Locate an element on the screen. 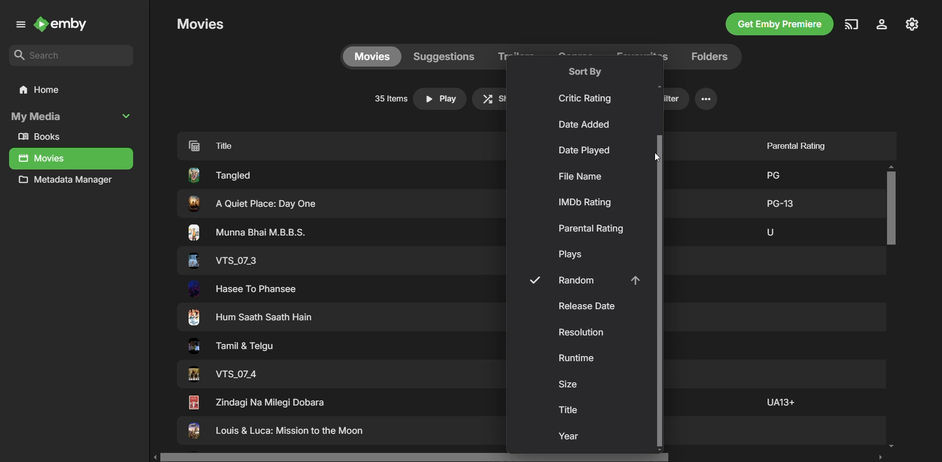 This screenshot has width=942, height=462. Vertical Scroll Bar is located at coordinates (658, 292).